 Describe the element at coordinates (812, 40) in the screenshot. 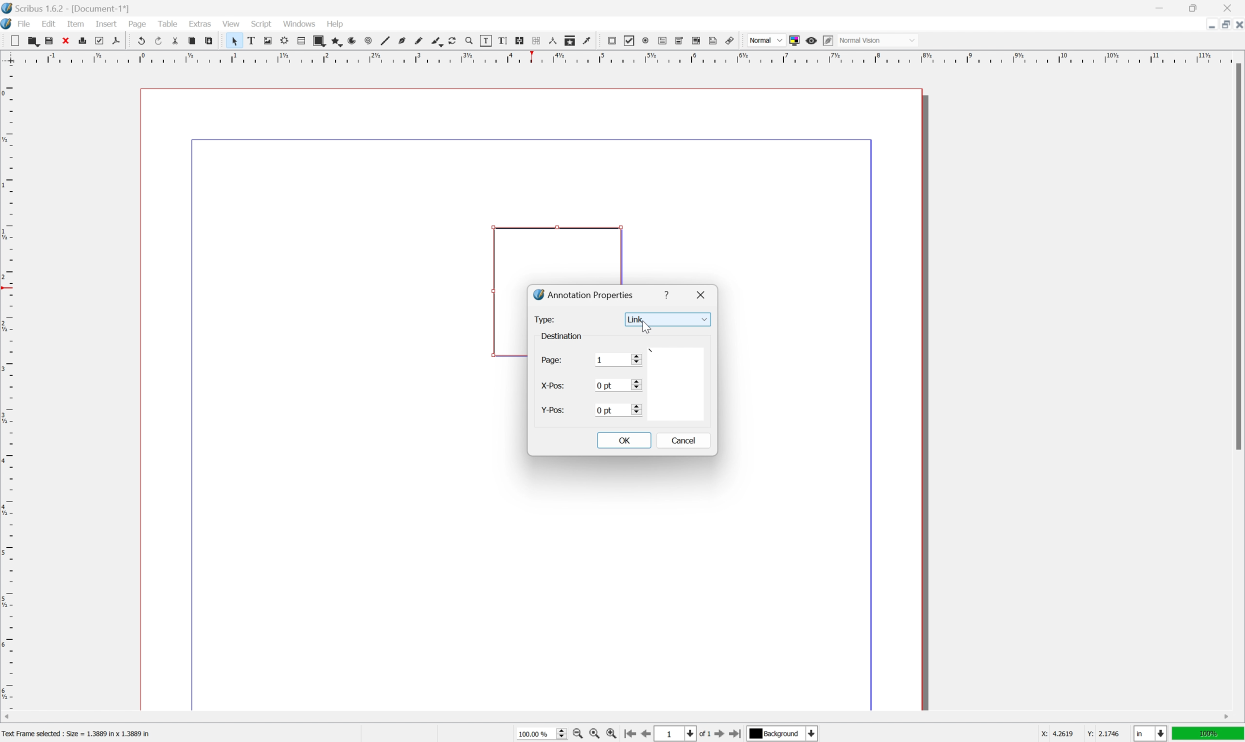

I see `preview mode` at that location.